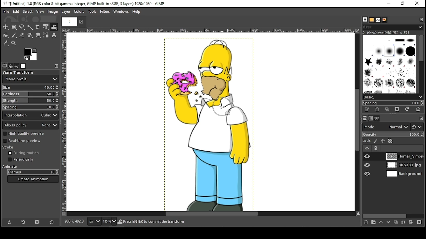 The height and width of the screenshot is (239, 426). I want to click on merge layer, so click(403, 222).